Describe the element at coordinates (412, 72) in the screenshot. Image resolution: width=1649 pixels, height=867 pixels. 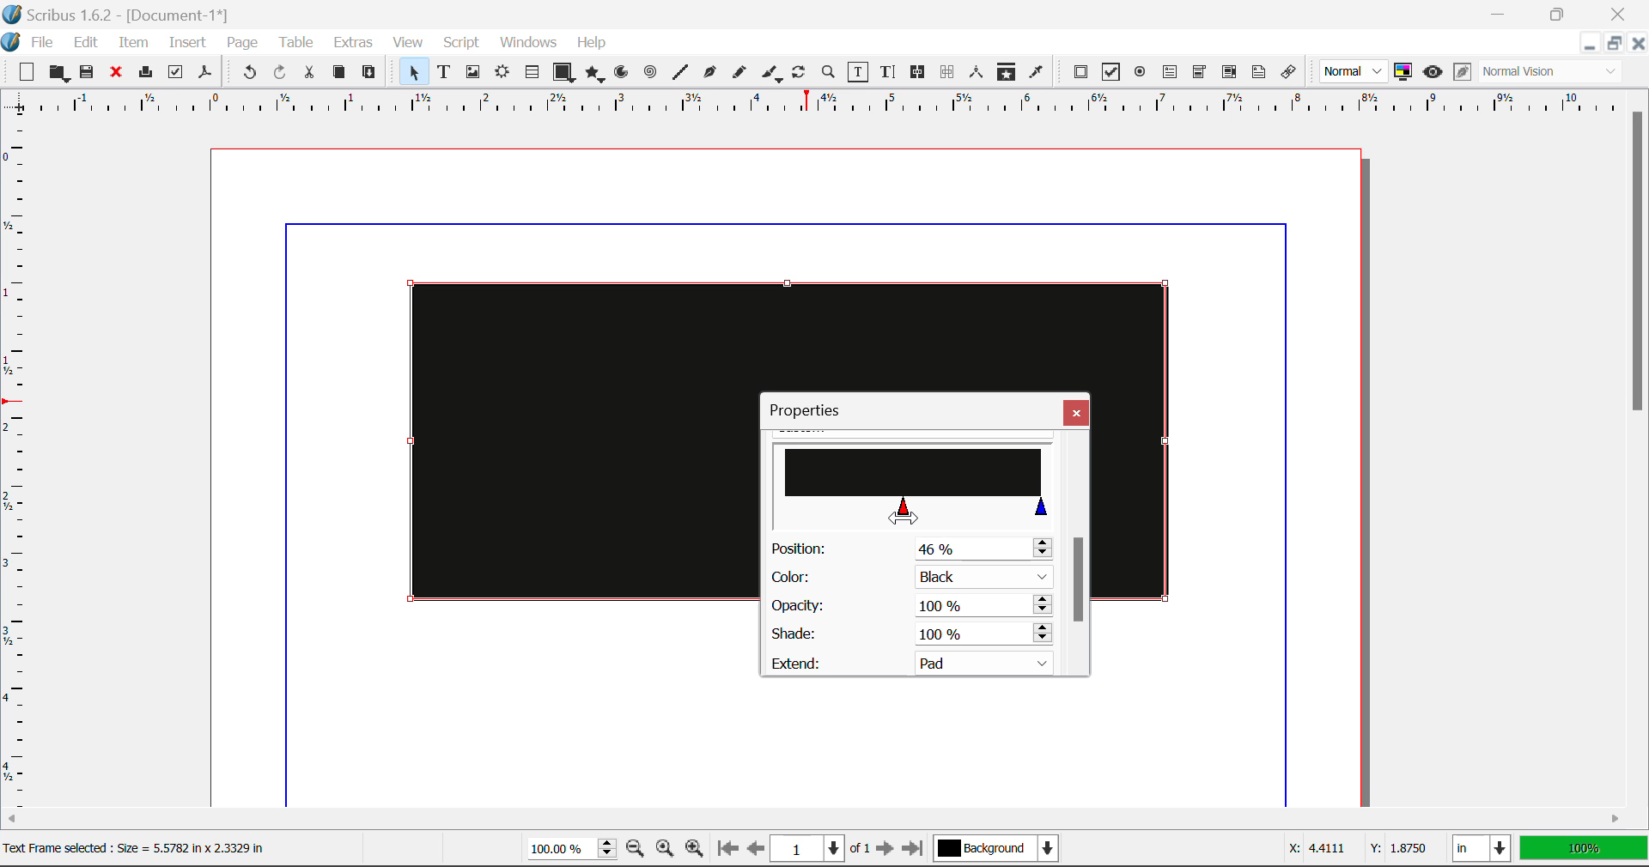
I see `Select` at that location.